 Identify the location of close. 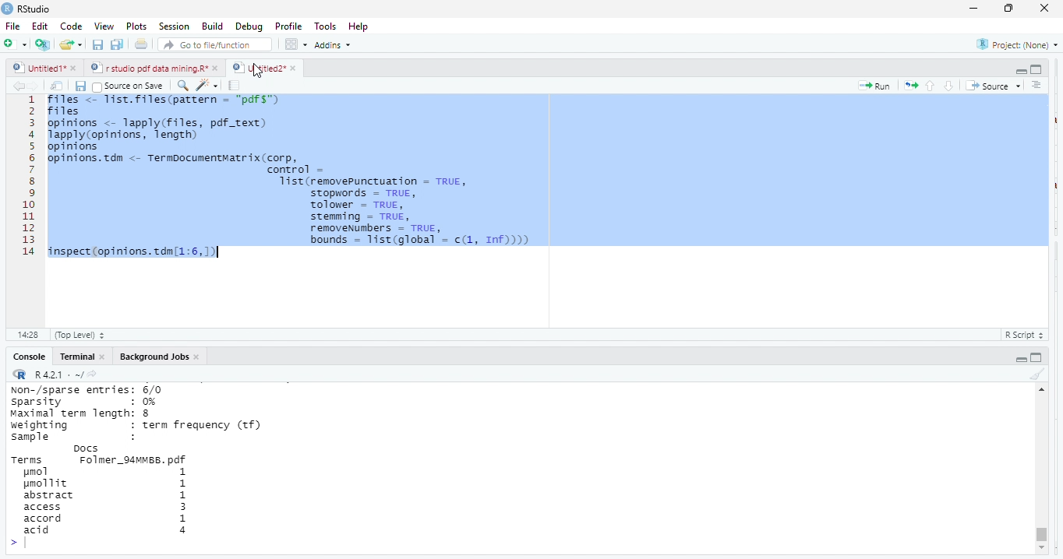
(103, 357).